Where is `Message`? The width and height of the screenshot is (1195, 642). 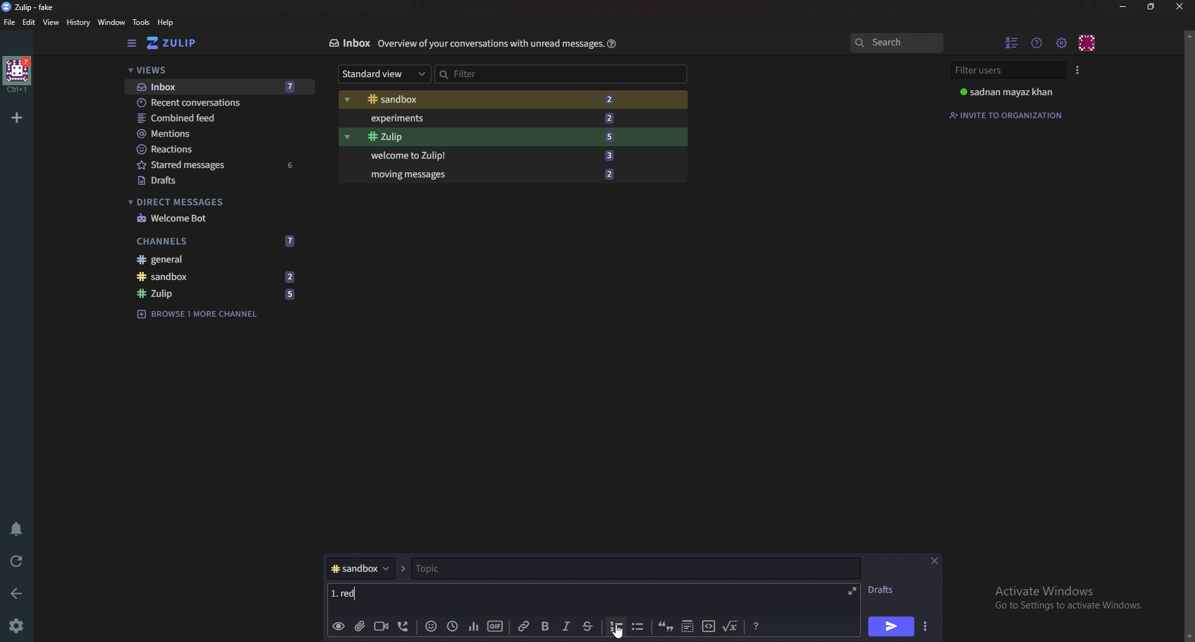 Message is located at coordinates (355, 595).